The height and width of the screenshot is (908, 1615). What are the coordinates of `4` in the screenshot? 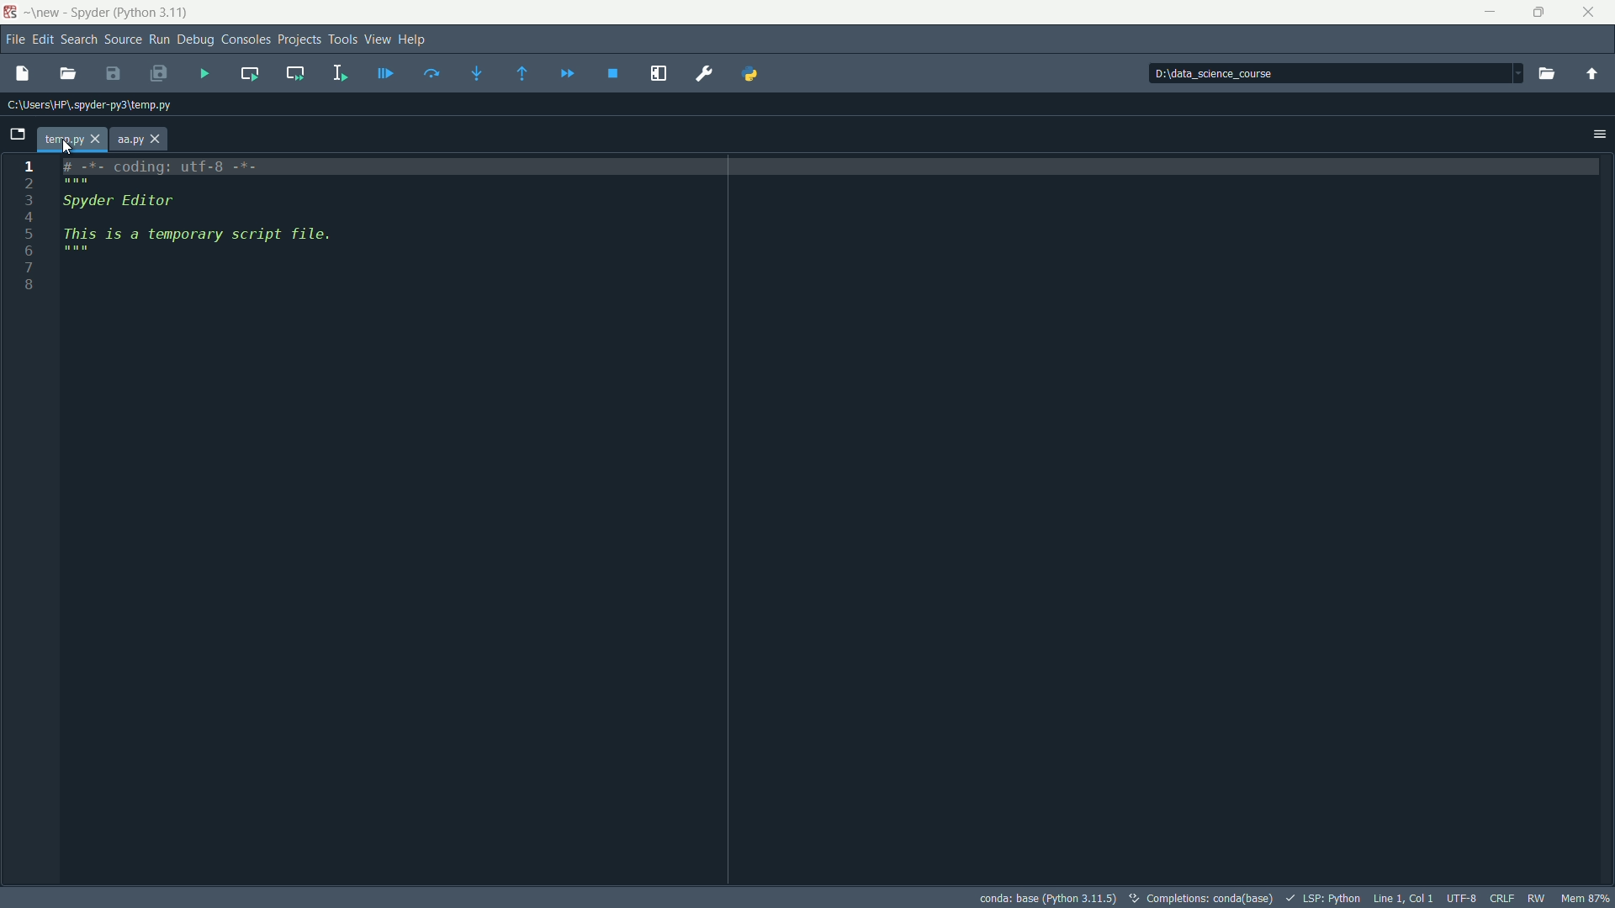 It's located at (78, 216).